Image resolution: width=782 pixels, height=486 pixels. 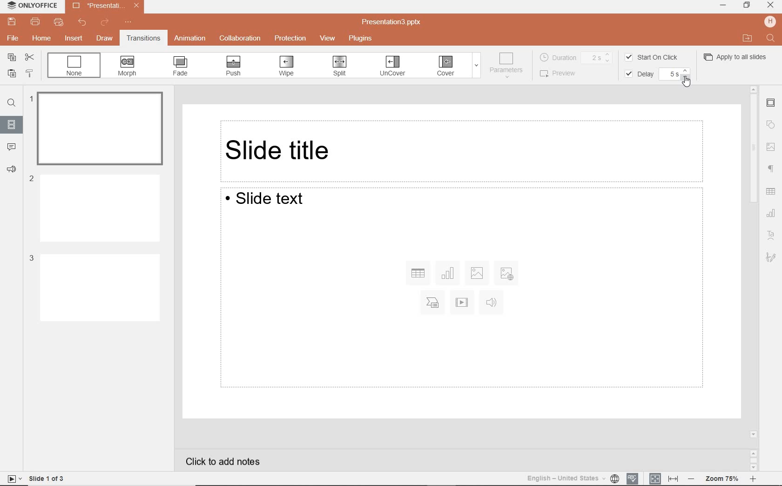 I want to click on table settings, so click(x=771, y=191).